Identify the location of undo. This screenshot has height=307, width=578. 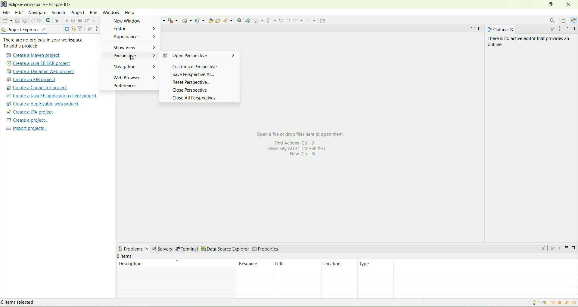
(33, 21).